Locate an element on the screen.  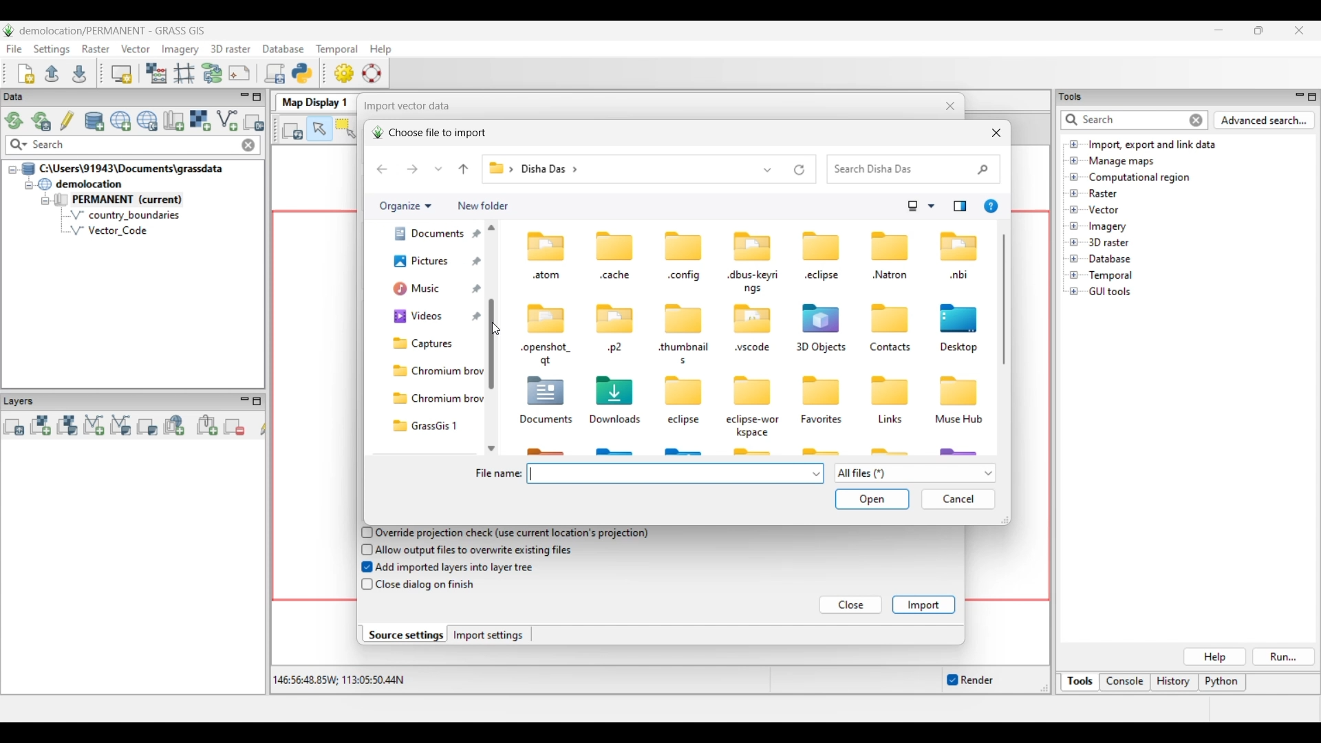
Open a simple python code editor is located at coordinates (302, 73).